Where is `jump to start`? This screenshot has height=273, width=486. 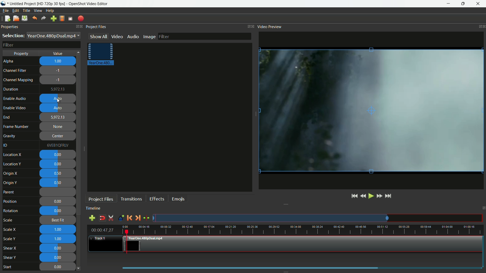
jump to start is located at coordinates (329, 196).